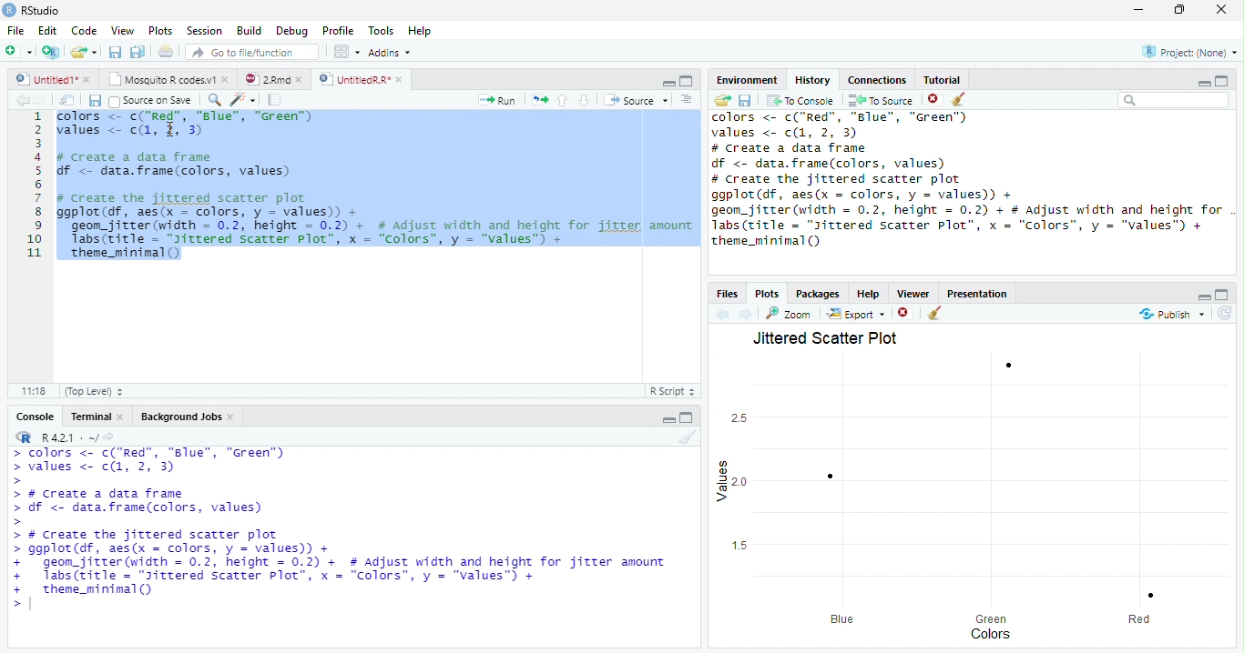 The width and height of the screenshot is (1244, 653). I want to click on Packages, so click(816, 293).